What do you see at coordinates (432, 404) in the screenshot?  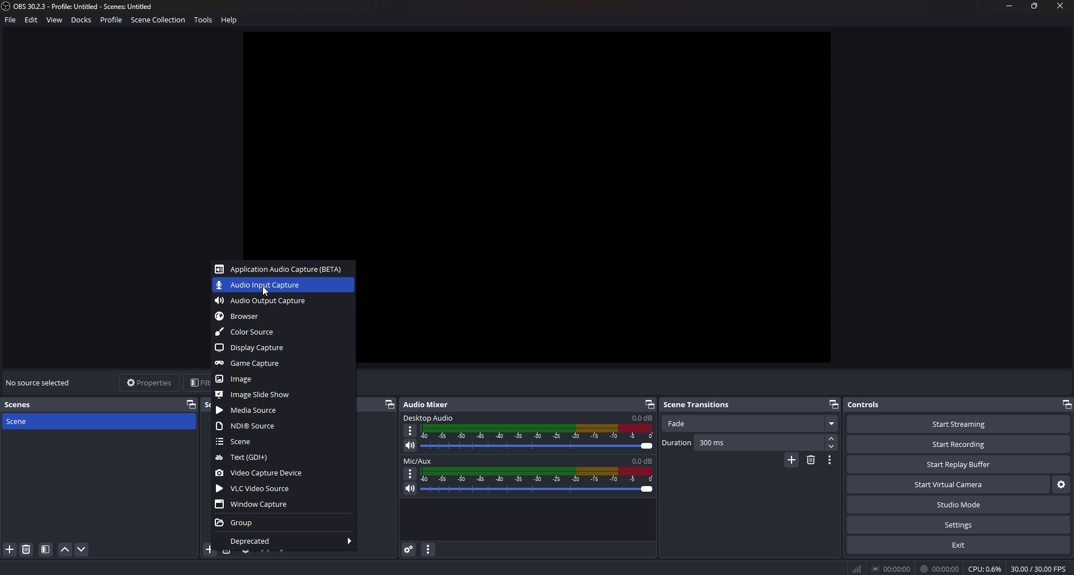 I see `audio mixer` at bounding box center [432, 404].